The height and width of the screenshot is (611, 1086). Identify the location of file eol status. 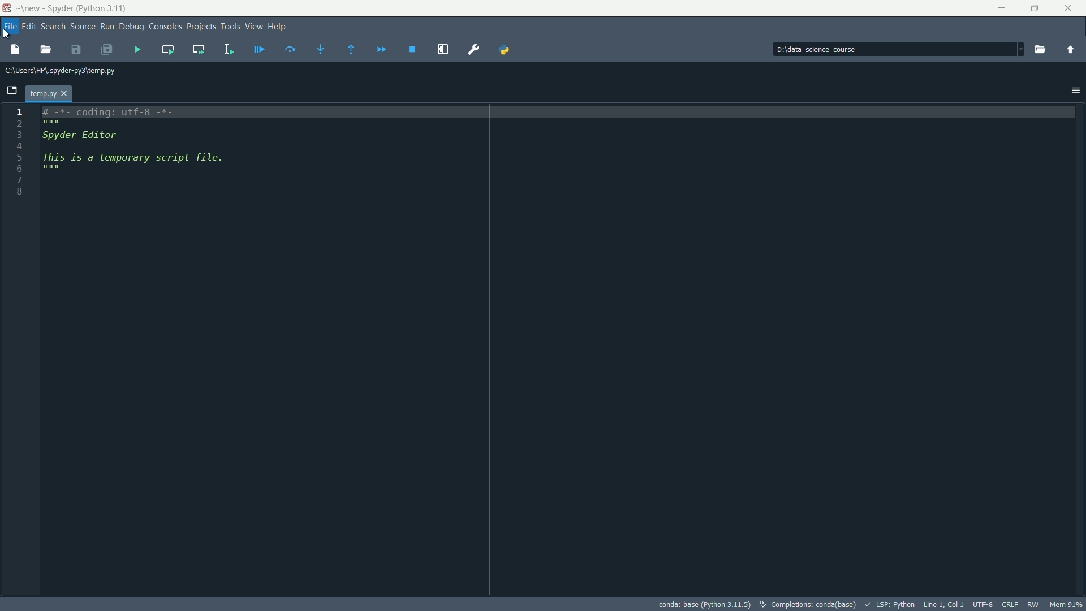
(1008, 604).